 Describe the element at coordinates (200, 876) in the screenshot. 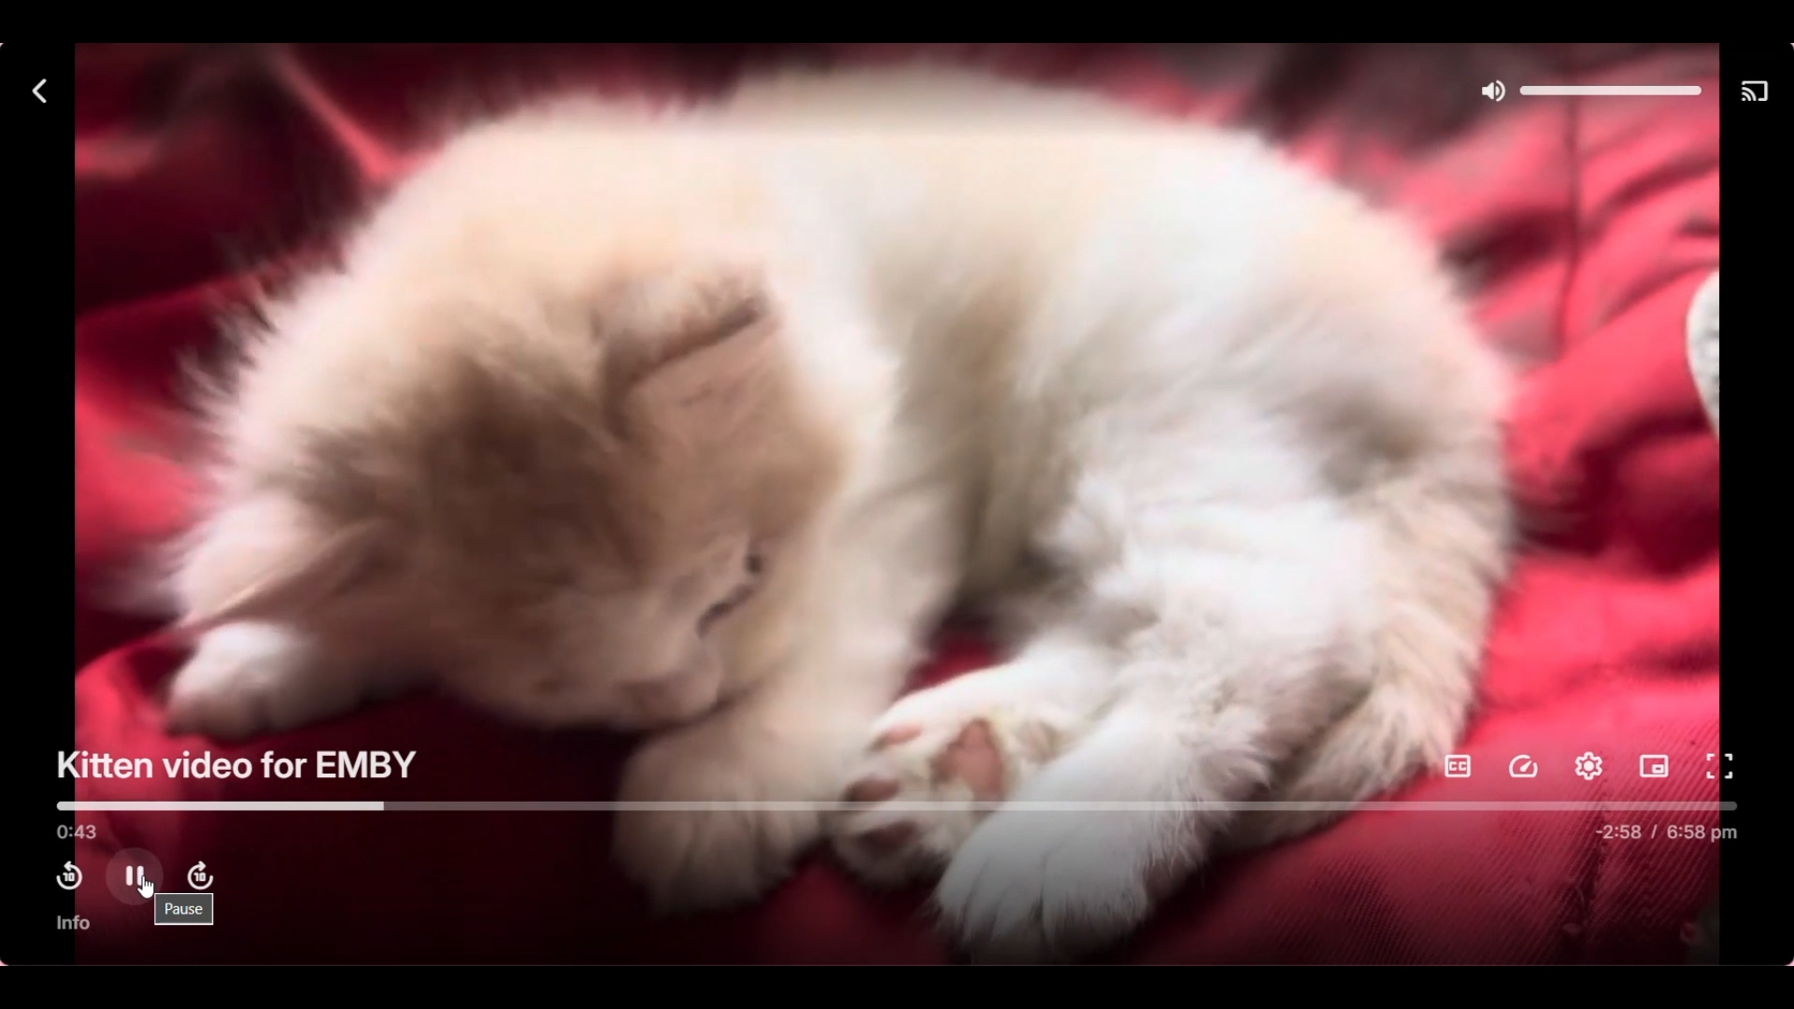

I see `Fast-forward by 10 seconds` at that location.